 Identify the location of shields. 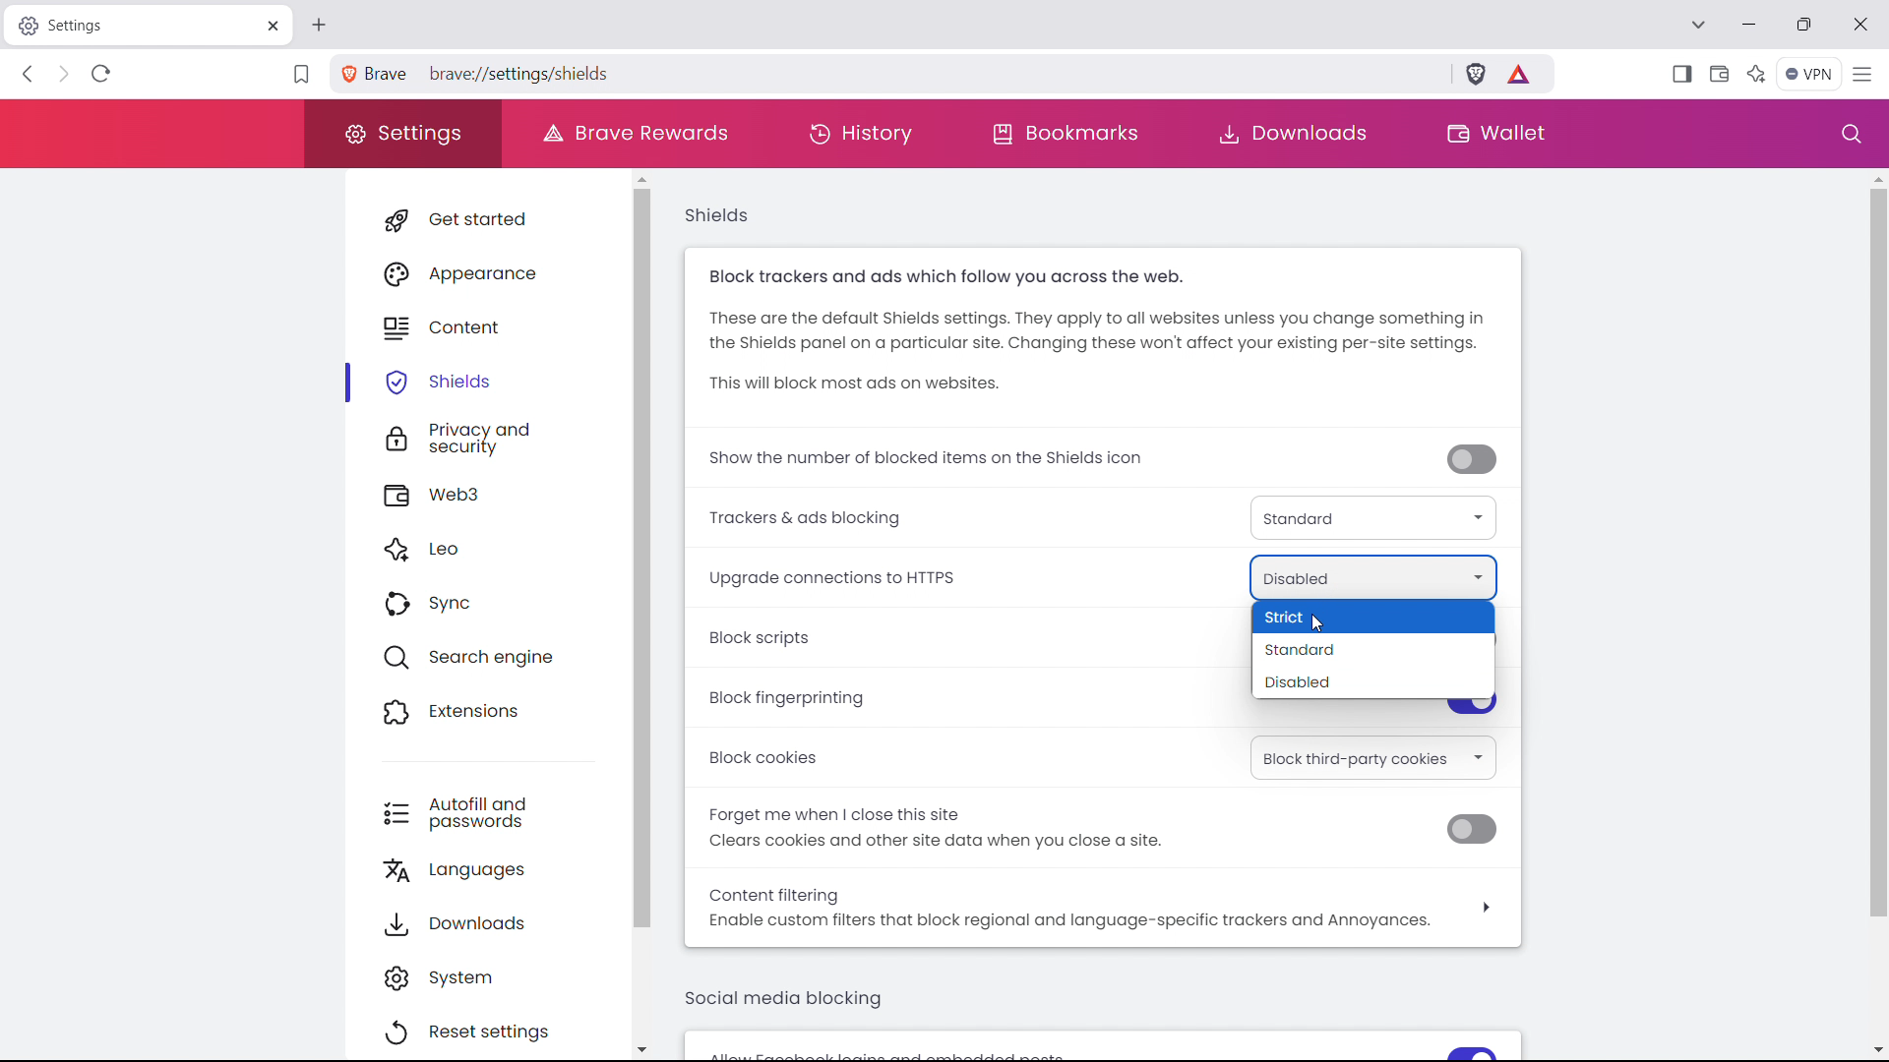
(718, 216).